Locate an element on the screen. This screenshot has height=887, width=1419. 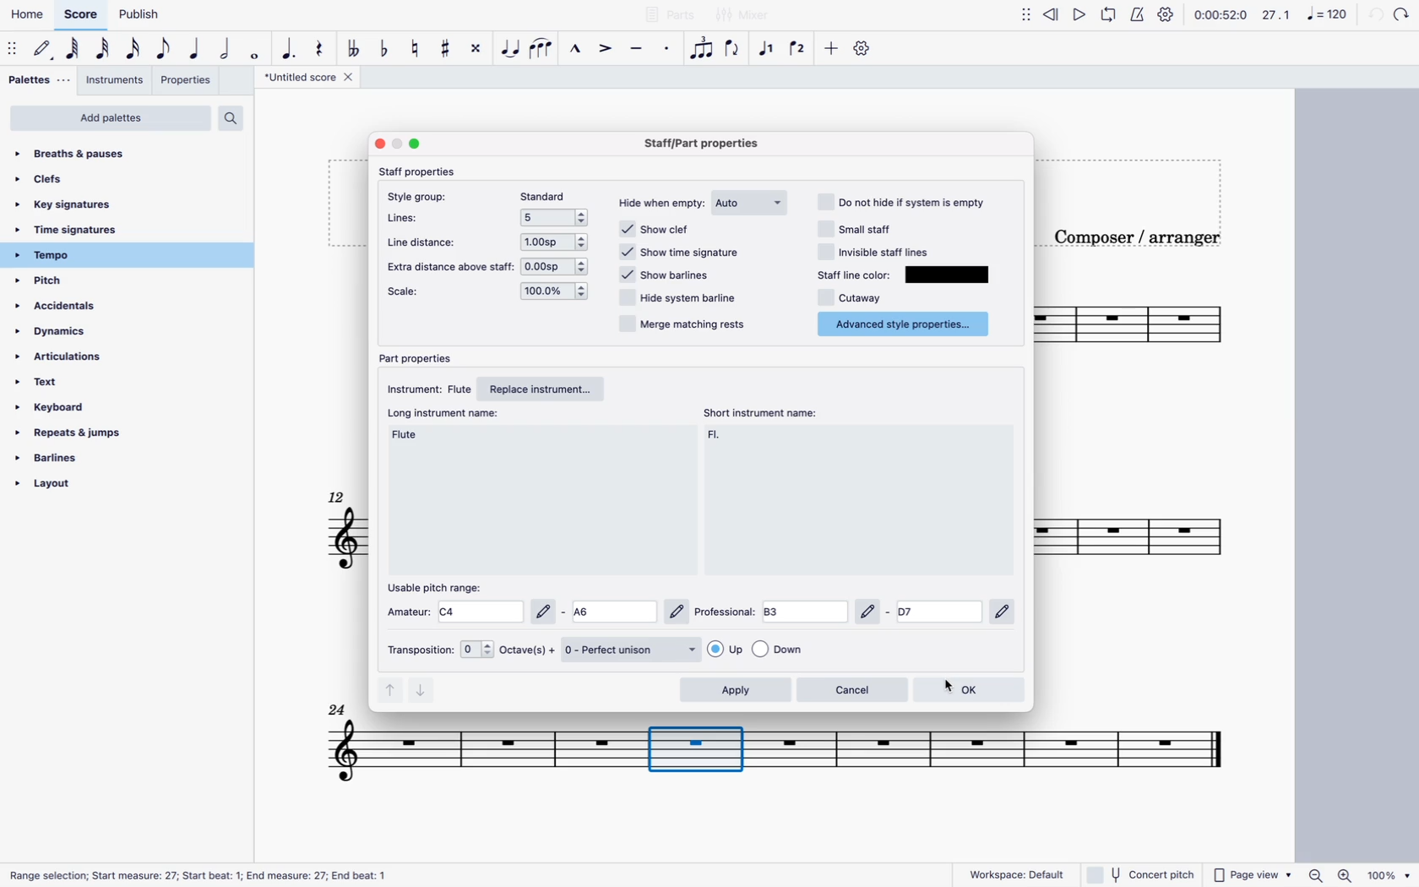
small staff is located at coordinates (864, 228).